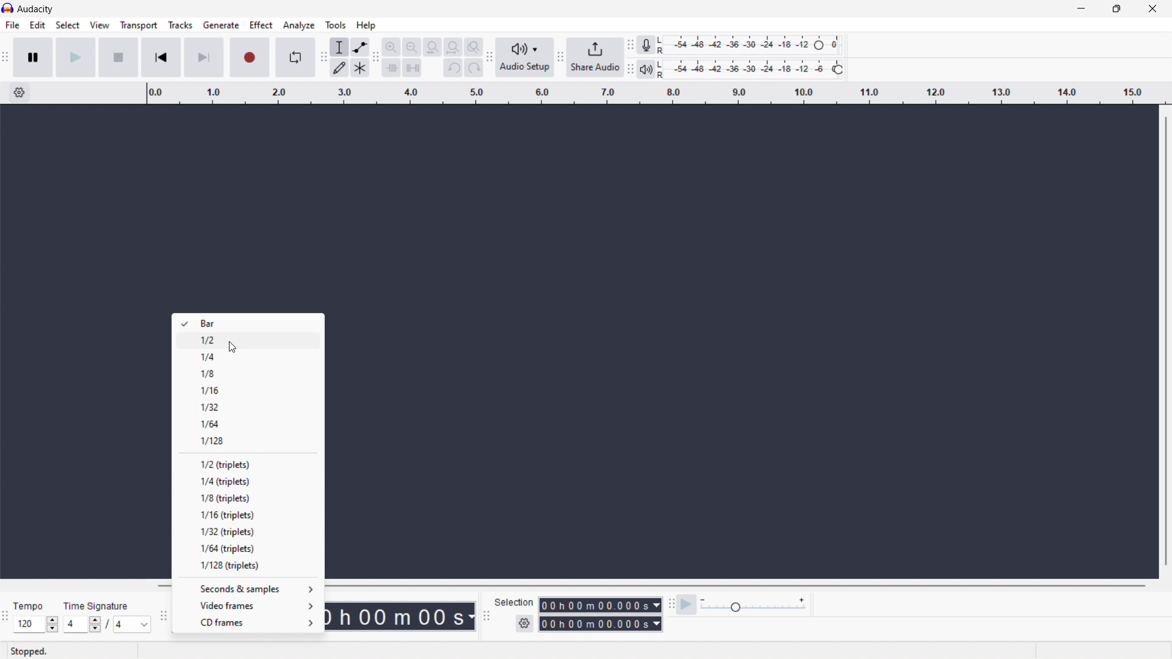 The height and width of the screenshot is (659, 1172). I want to click on toggle zoom, so click(474, 47).